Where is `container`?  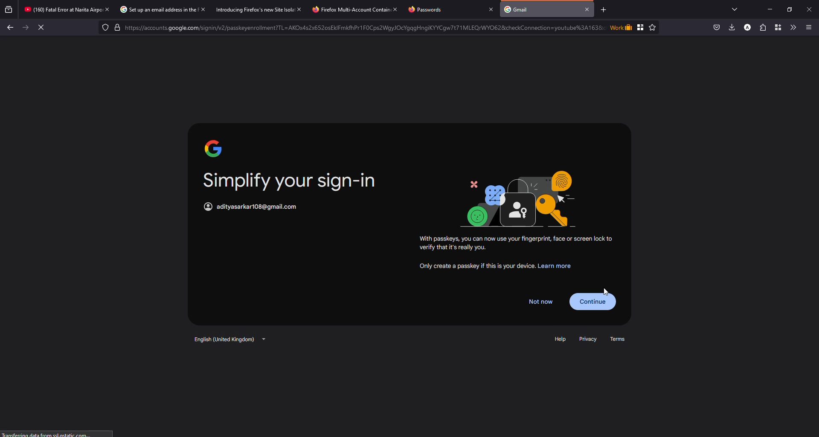 container is located at coordinates (776, 27).